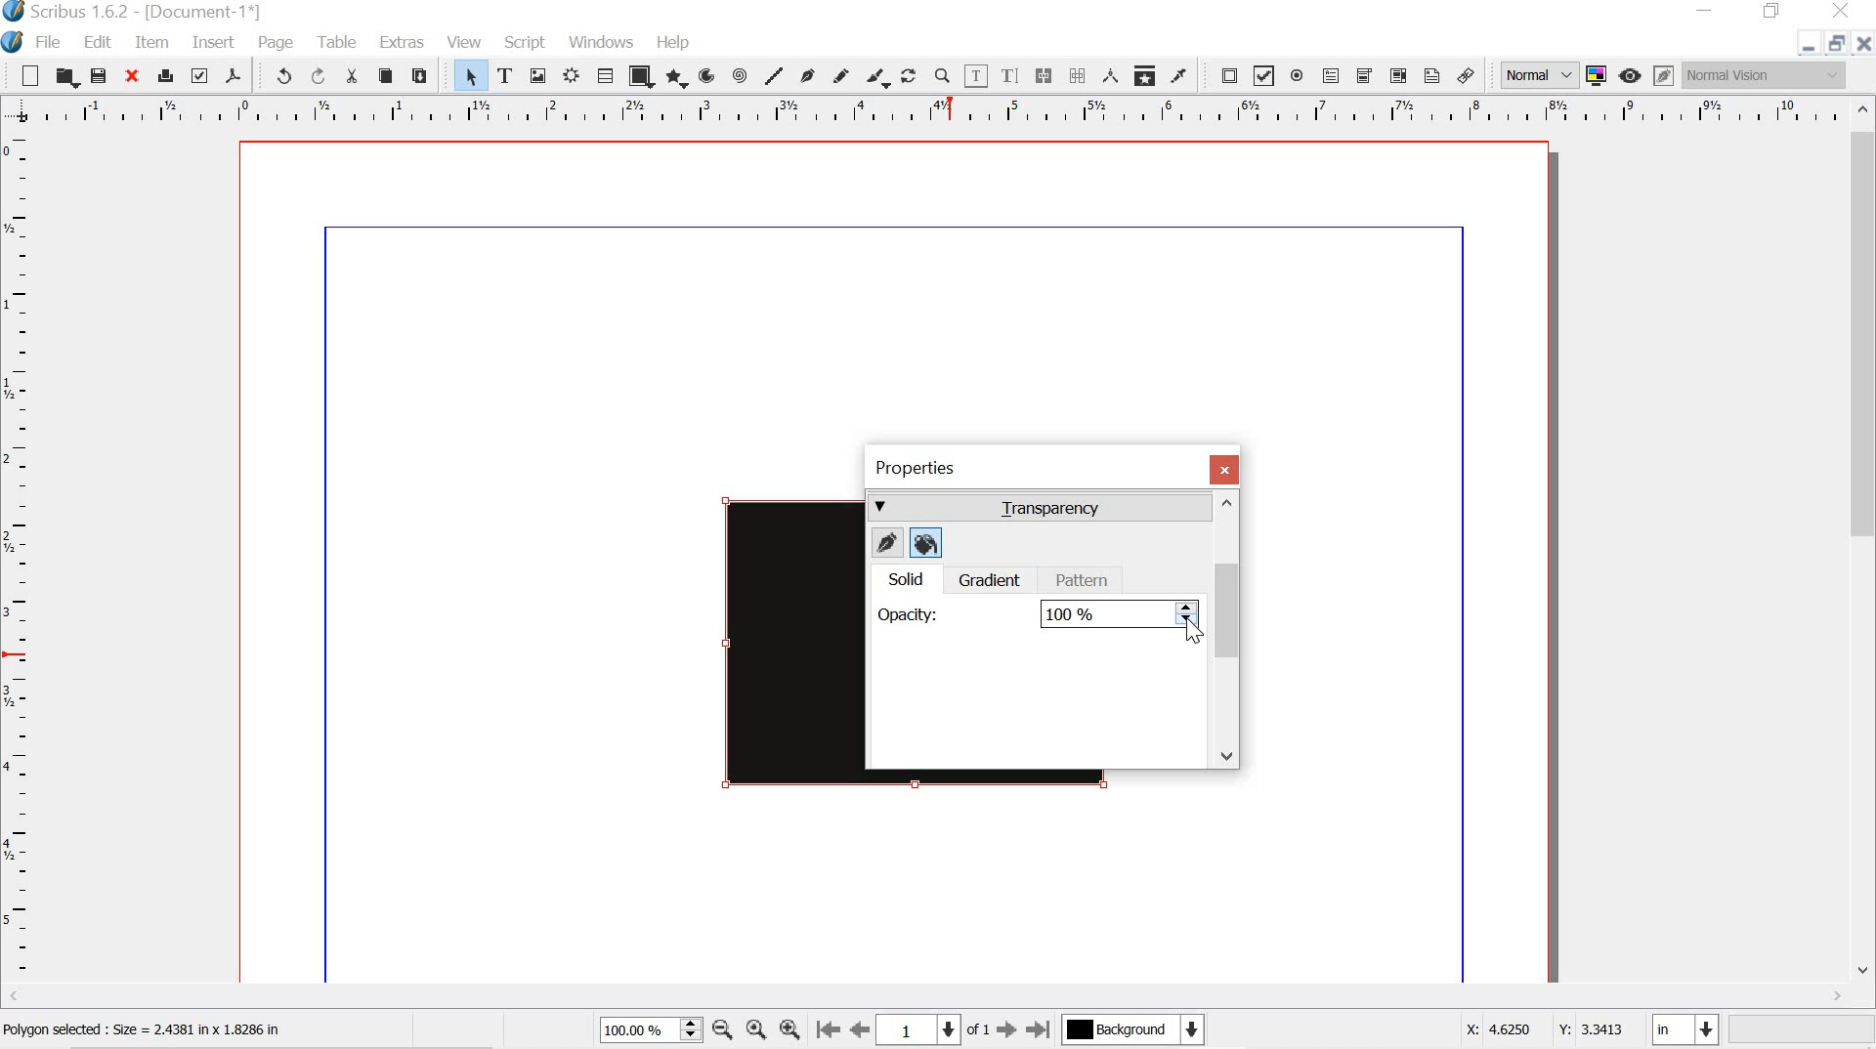  What do you see at coordinates (151, 1031) in the screenshot?
I see `Polygon selected : Size = 2.4381 in x 1.8286 in` at bounding box center [151, 1031].